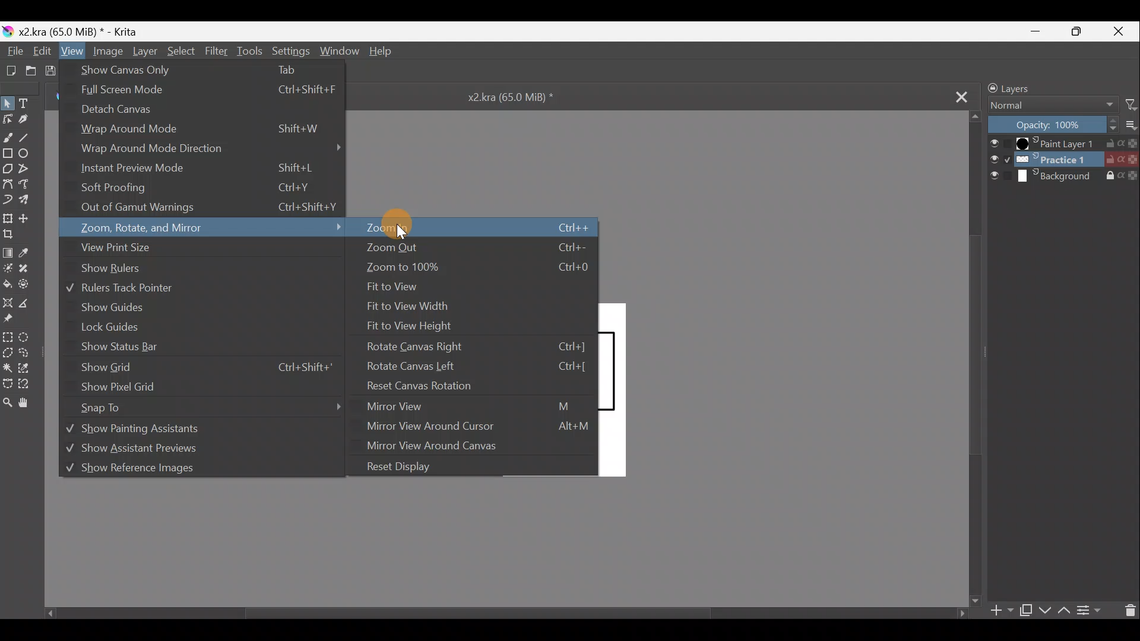 This screenshot has height=641, width=1140. I want to click on Rotate canvas right  Ctrl+], so click(480, 347).